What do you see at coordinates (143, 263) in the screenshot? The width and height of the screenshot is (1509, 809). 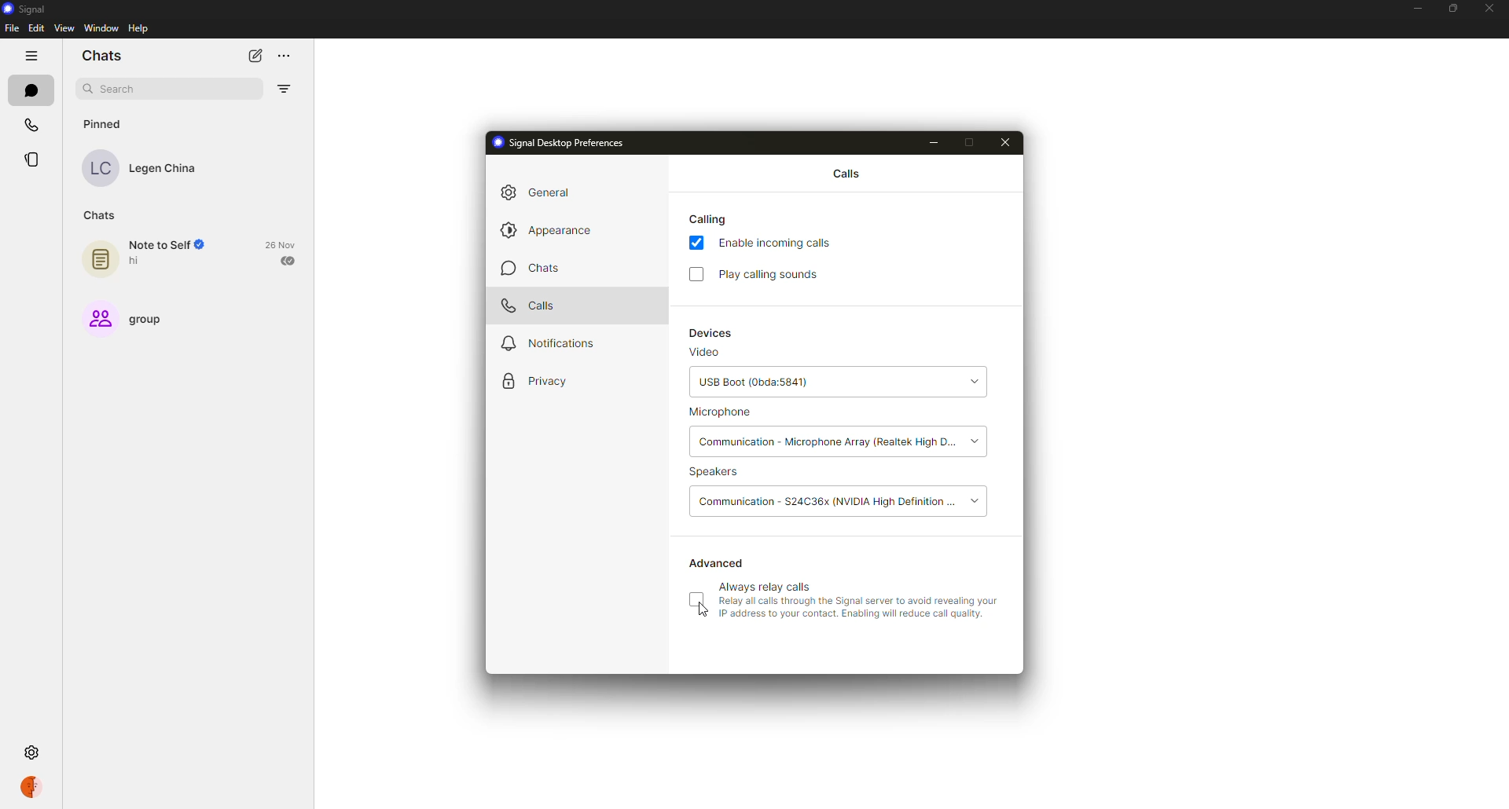 I see `hi` at bounding box center [143, 263].